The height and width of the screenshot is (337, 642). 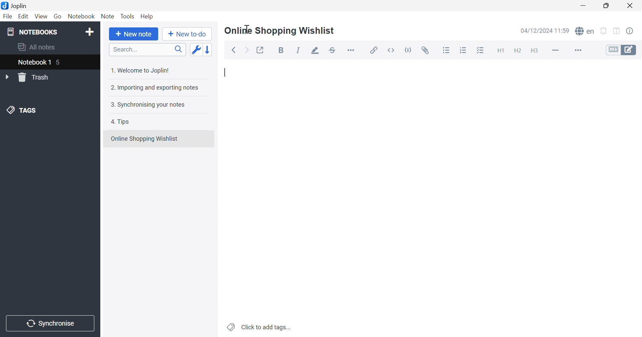 What do you see at coordinates (607, 6) in the screenshot?
I see `Restore Down` at bounding box center [607, 6].